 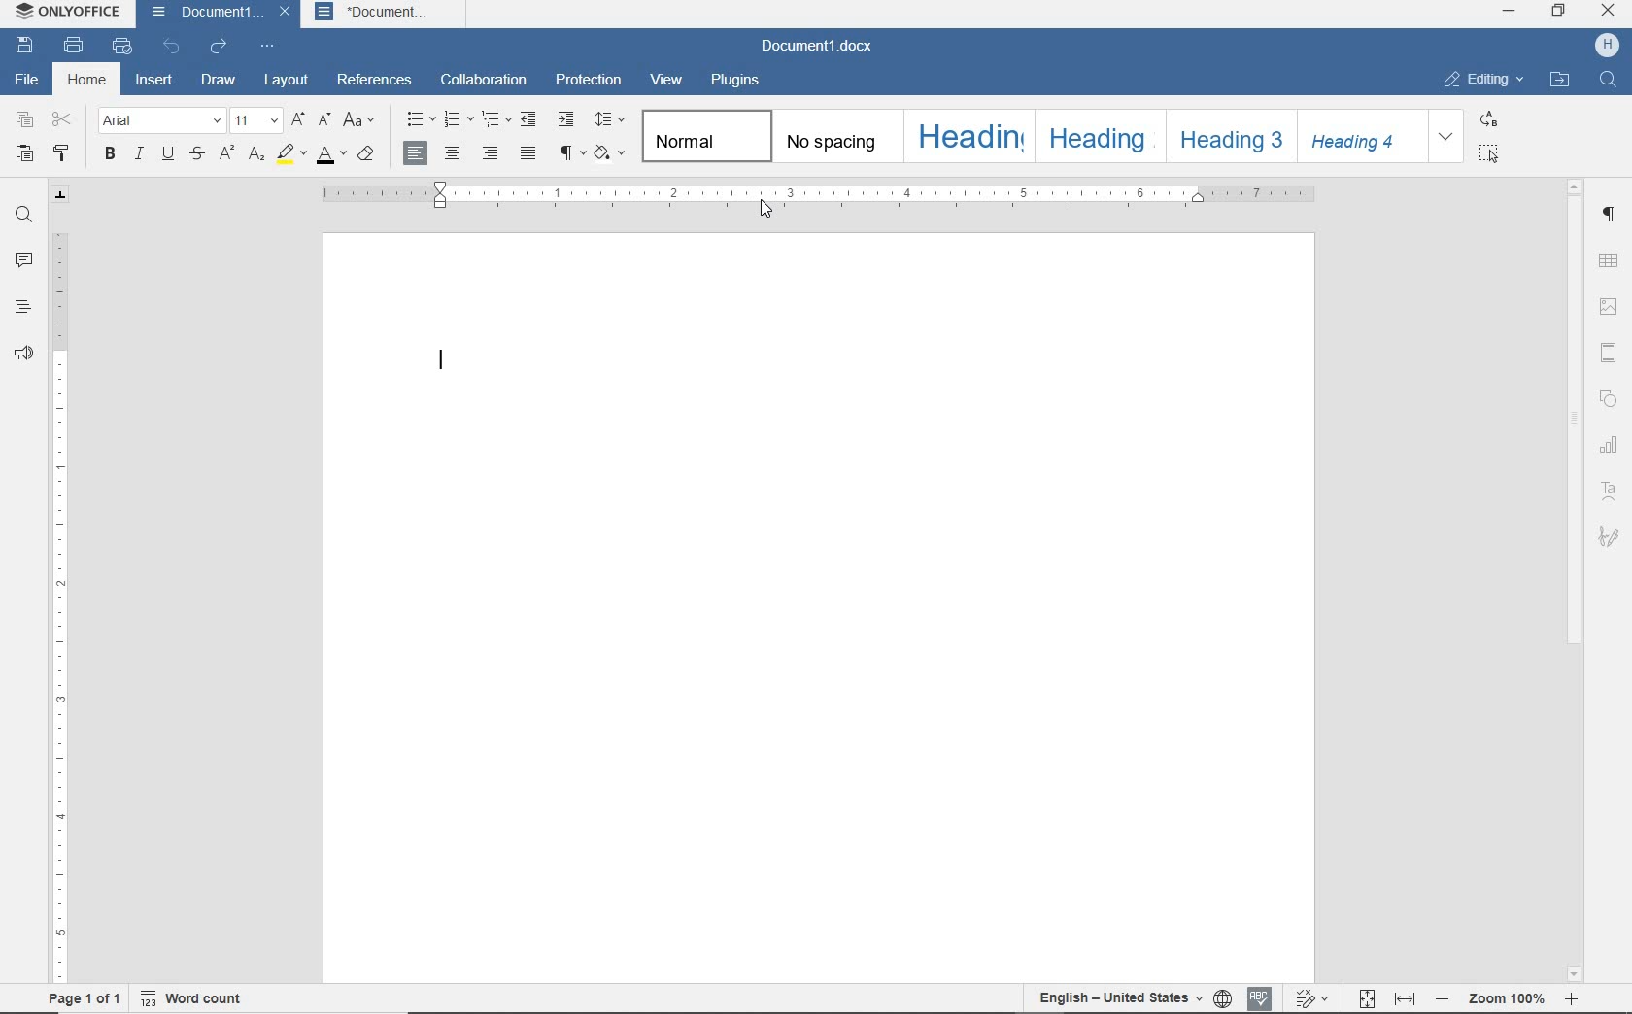 What do you see at coordinates (21, 306) in the screenshot?
I see `HEADINGS` at bounding box center [21, 306].